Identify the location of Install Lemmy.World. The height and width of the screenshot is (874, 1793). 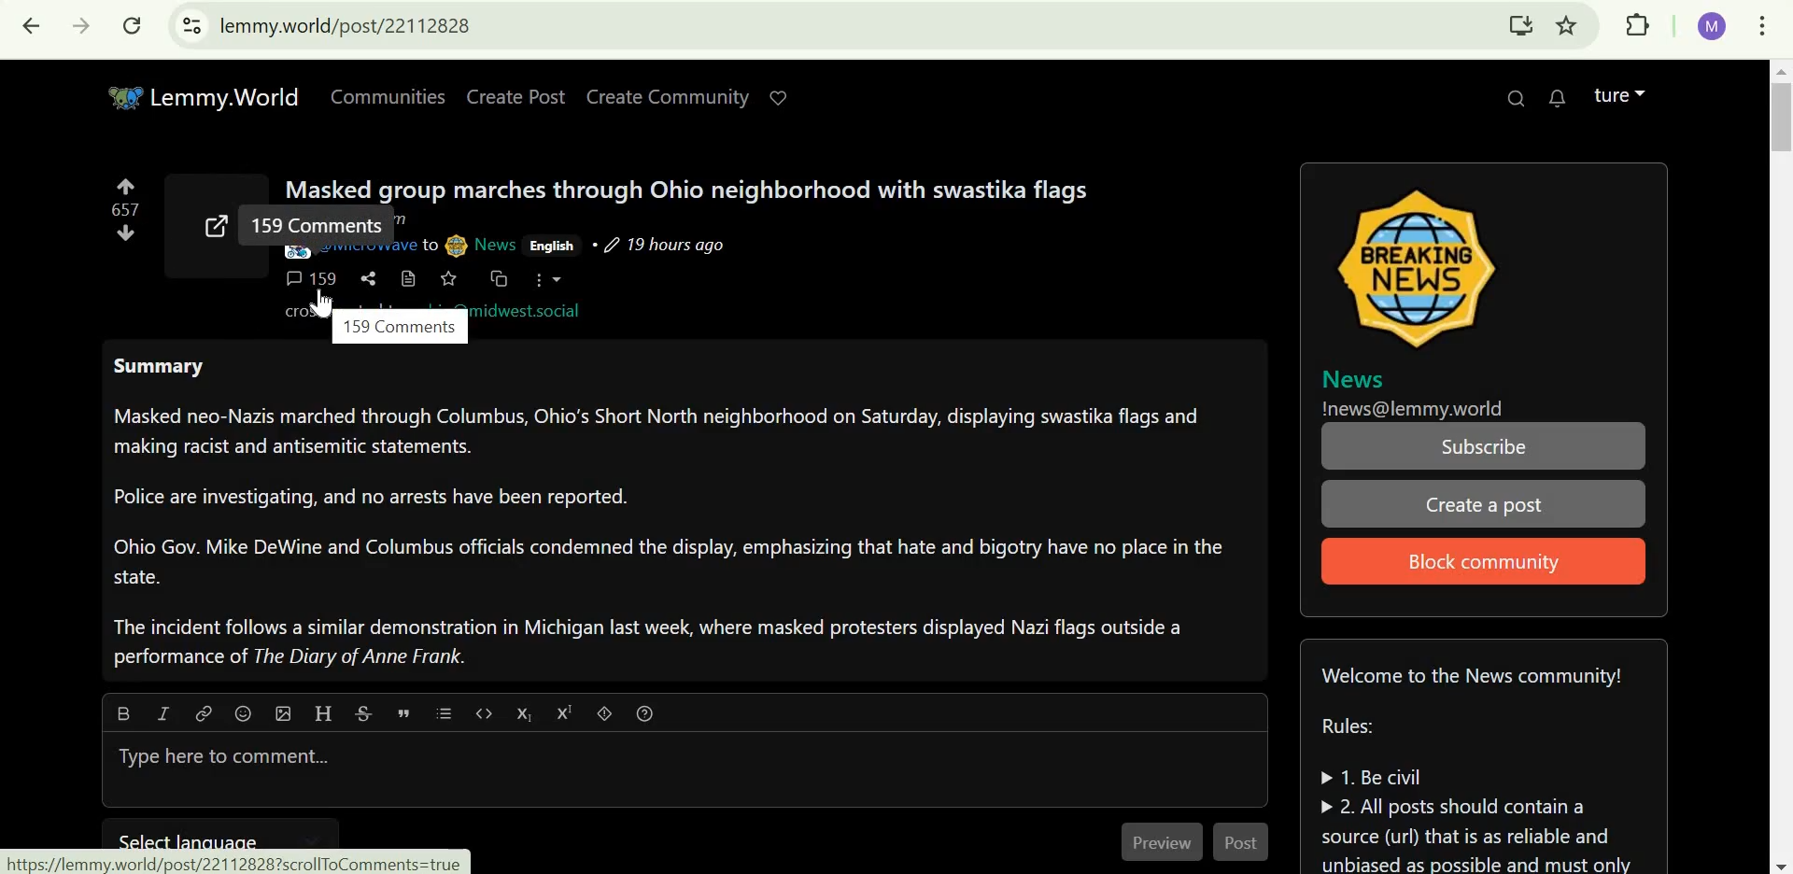
(1520, 21).